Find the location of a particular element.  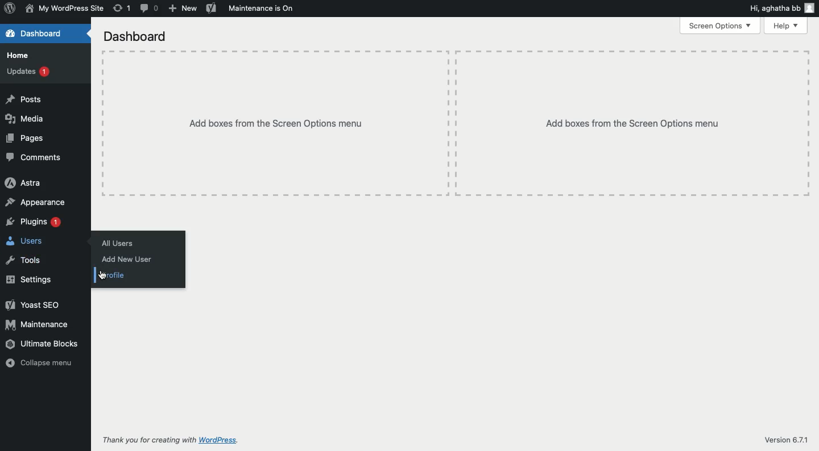

cursor is located at coordinates (102, 276).